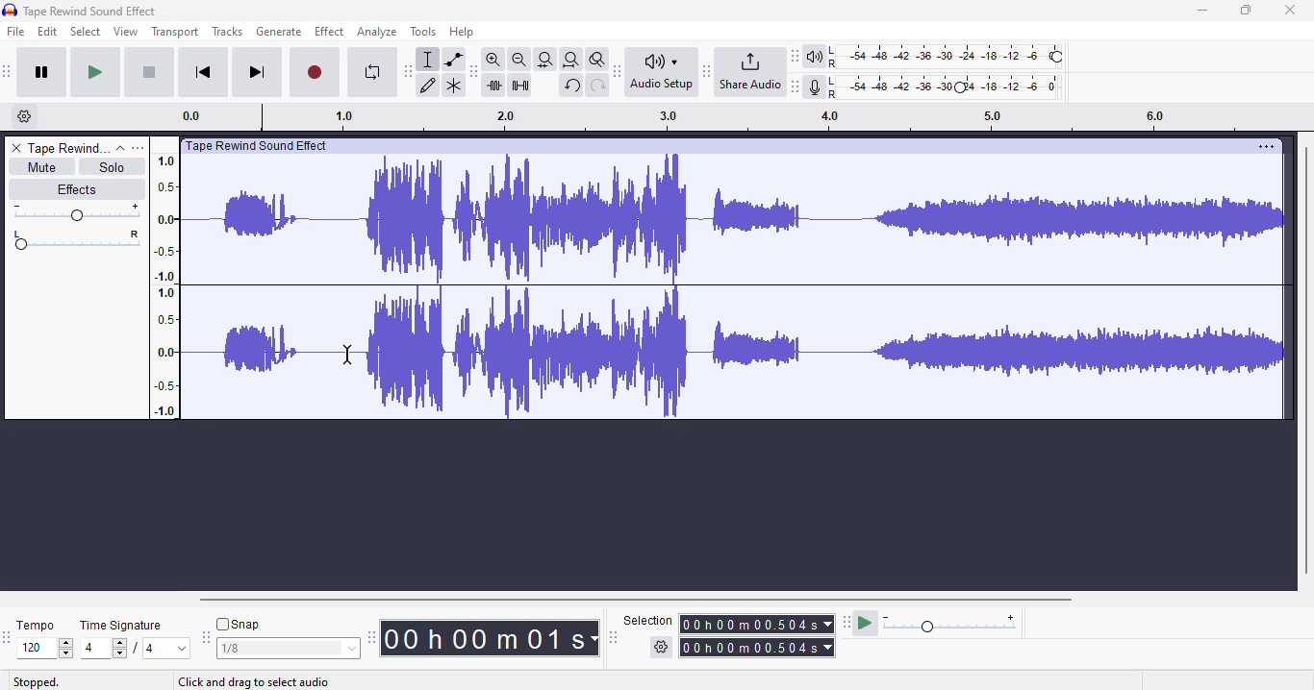  Describe the element at coordinates (707, 70) in the screenshot. I see `audacity share audio toolbar` at that location.